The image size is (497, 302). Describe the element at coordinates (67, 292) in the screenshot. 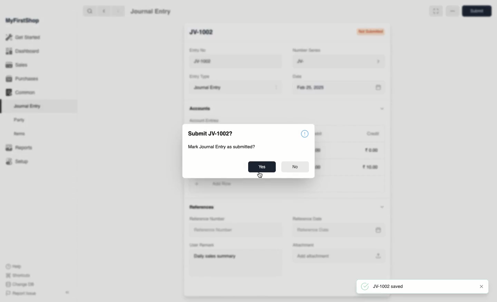

I see `Collapse` at that location.